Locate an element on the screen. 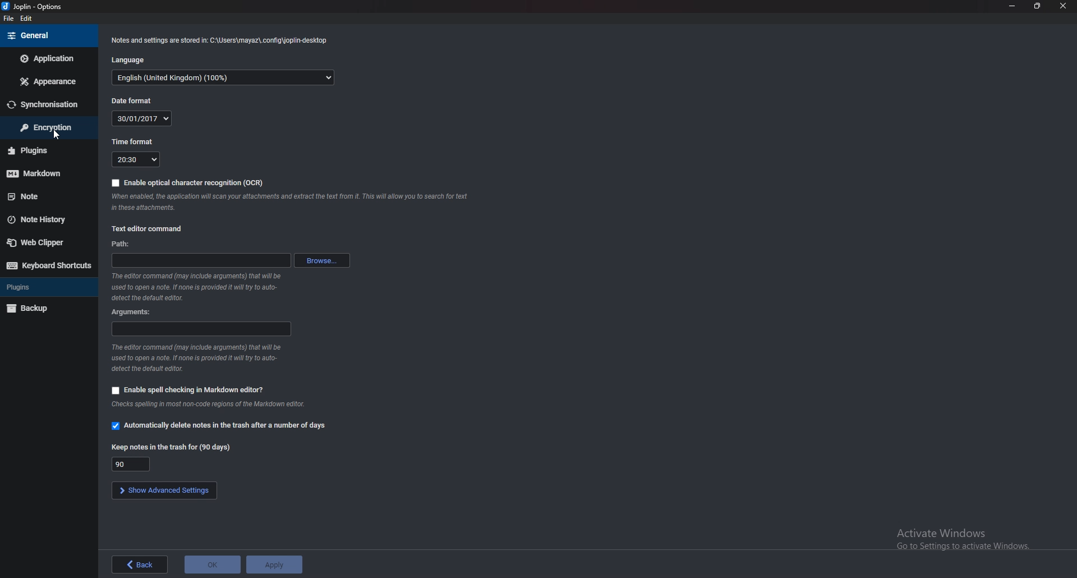 Image resolution: width=1077 pixels, height=578 pixels. time format is located at coordinates (136, 159).